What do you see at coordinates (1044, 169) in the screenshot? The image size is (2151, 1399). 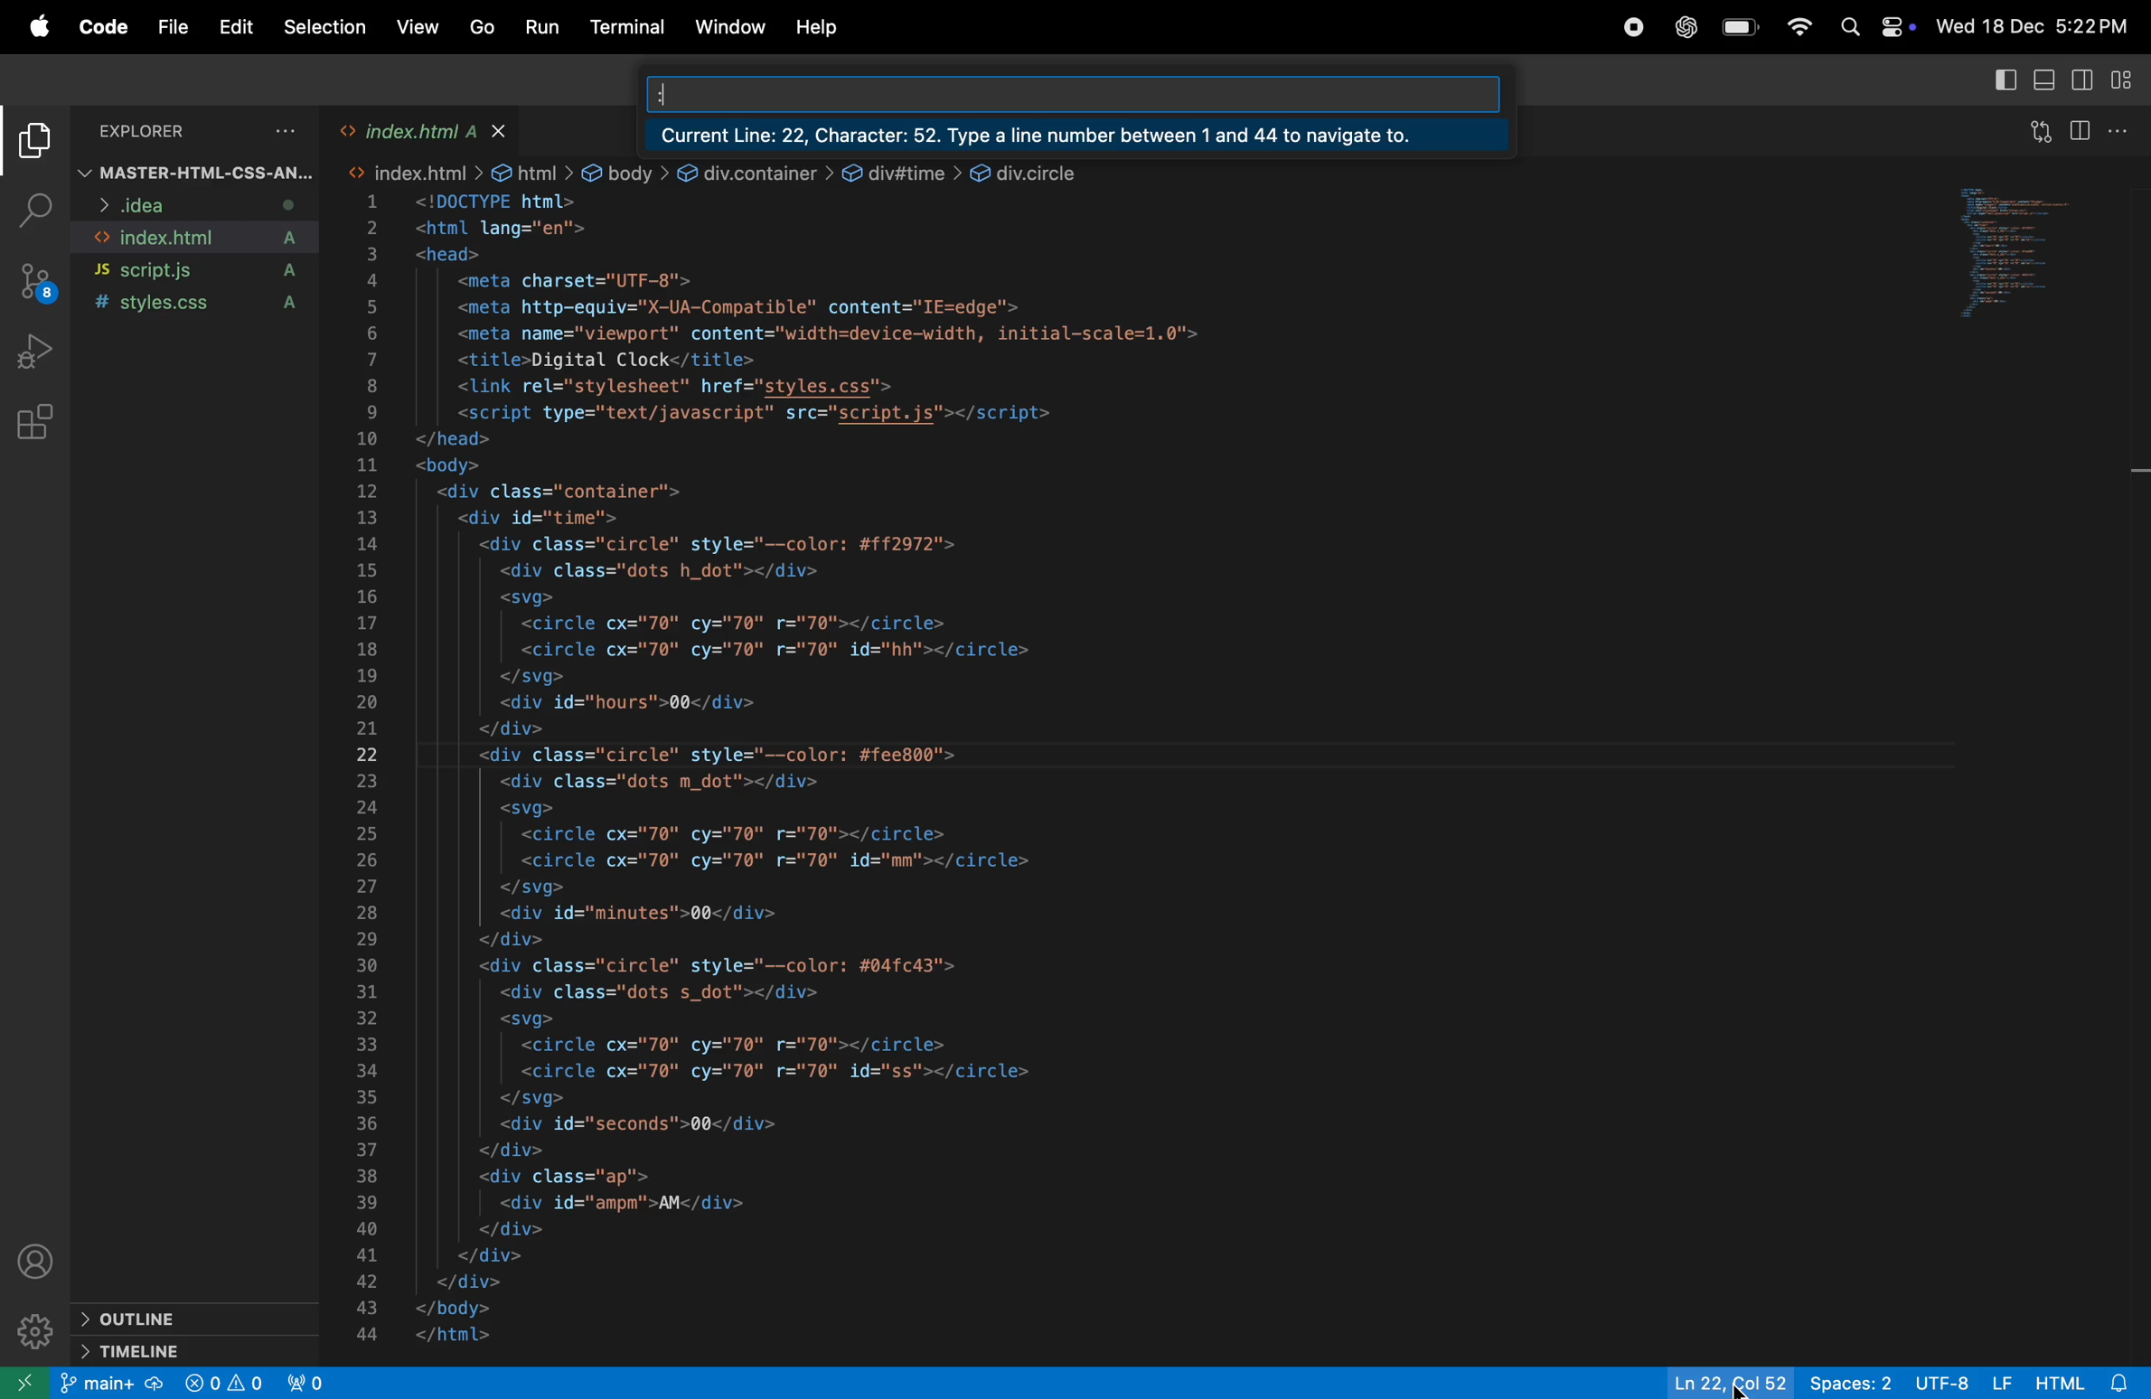 I see `link` at bounding box center [1044, 169].